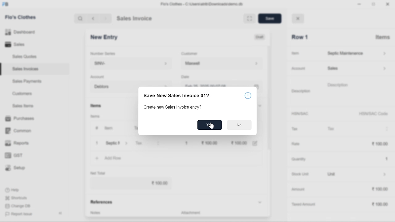  What do you see at coordinates (248, 95) in the screenshot?
I see `info` at bounding box center [248, 95].